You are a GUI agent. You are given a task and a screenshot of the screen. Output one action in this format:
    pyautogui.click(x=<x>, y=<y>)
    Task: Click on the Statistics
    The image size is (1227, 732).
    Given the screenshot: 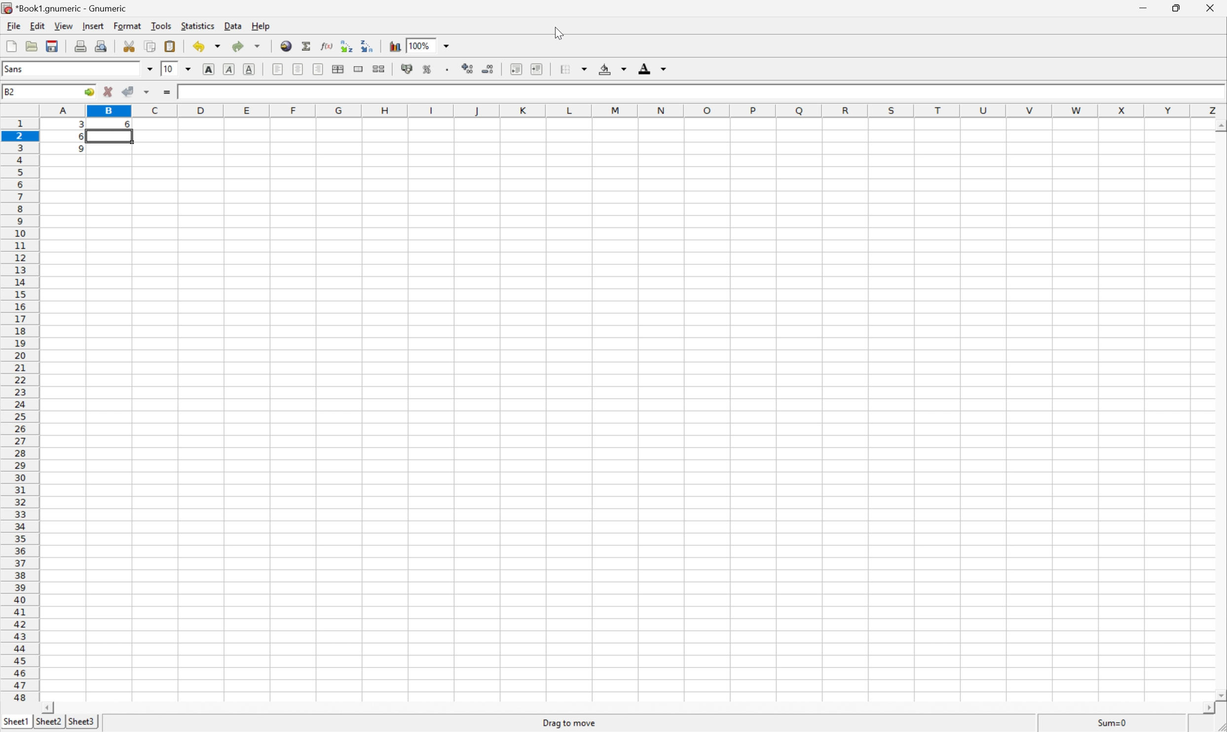 What is the action you would take?
    pyautogui.click(x=198, y=26)
    